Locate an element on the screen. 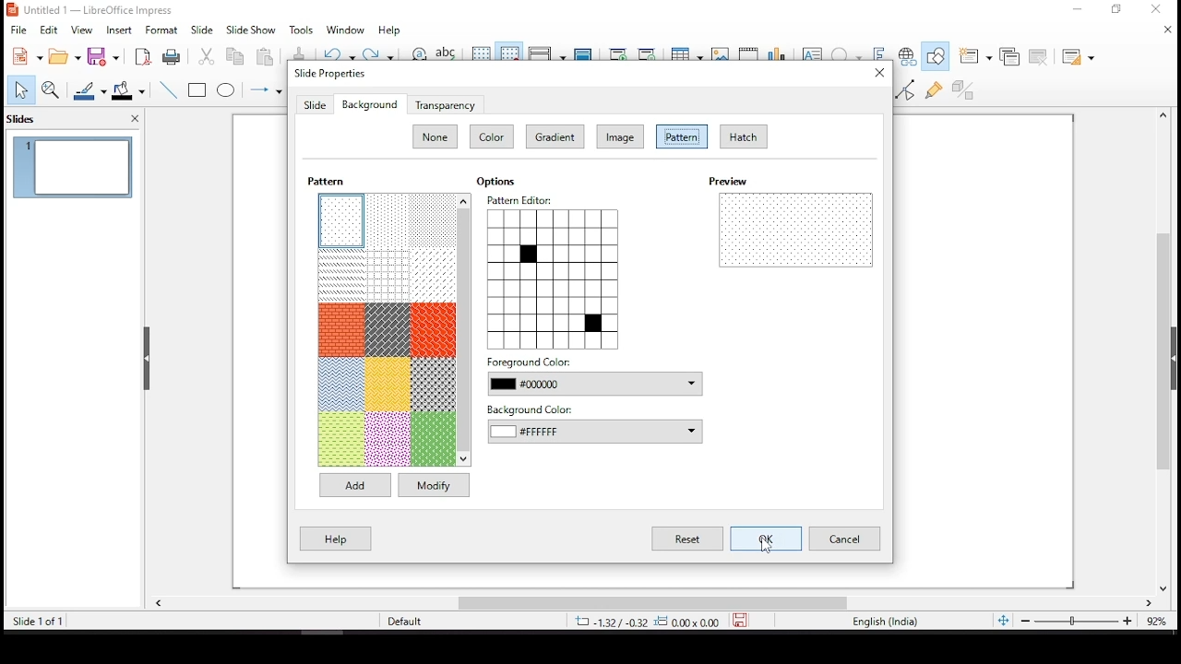 The width and height of the screenshot is (1181, 664). insert special characters is located at coordinates (847, 52).